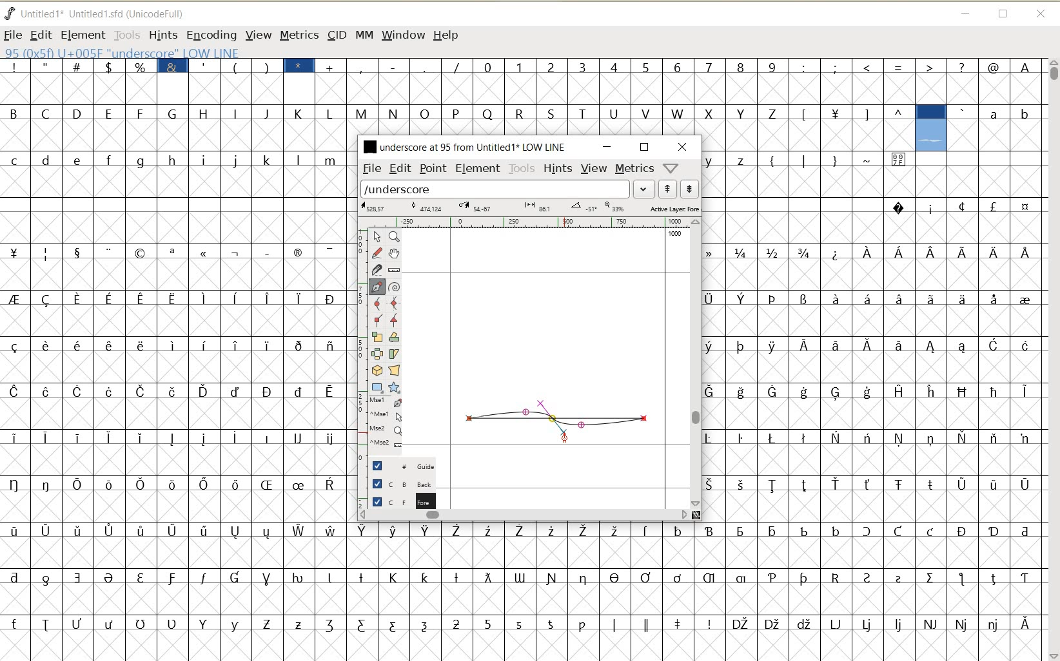 The height and width of the screenshot is (661, 1060). Describe the element at coordinates (1003, 15) in the screenshot. I see `RESTORE` at that location.